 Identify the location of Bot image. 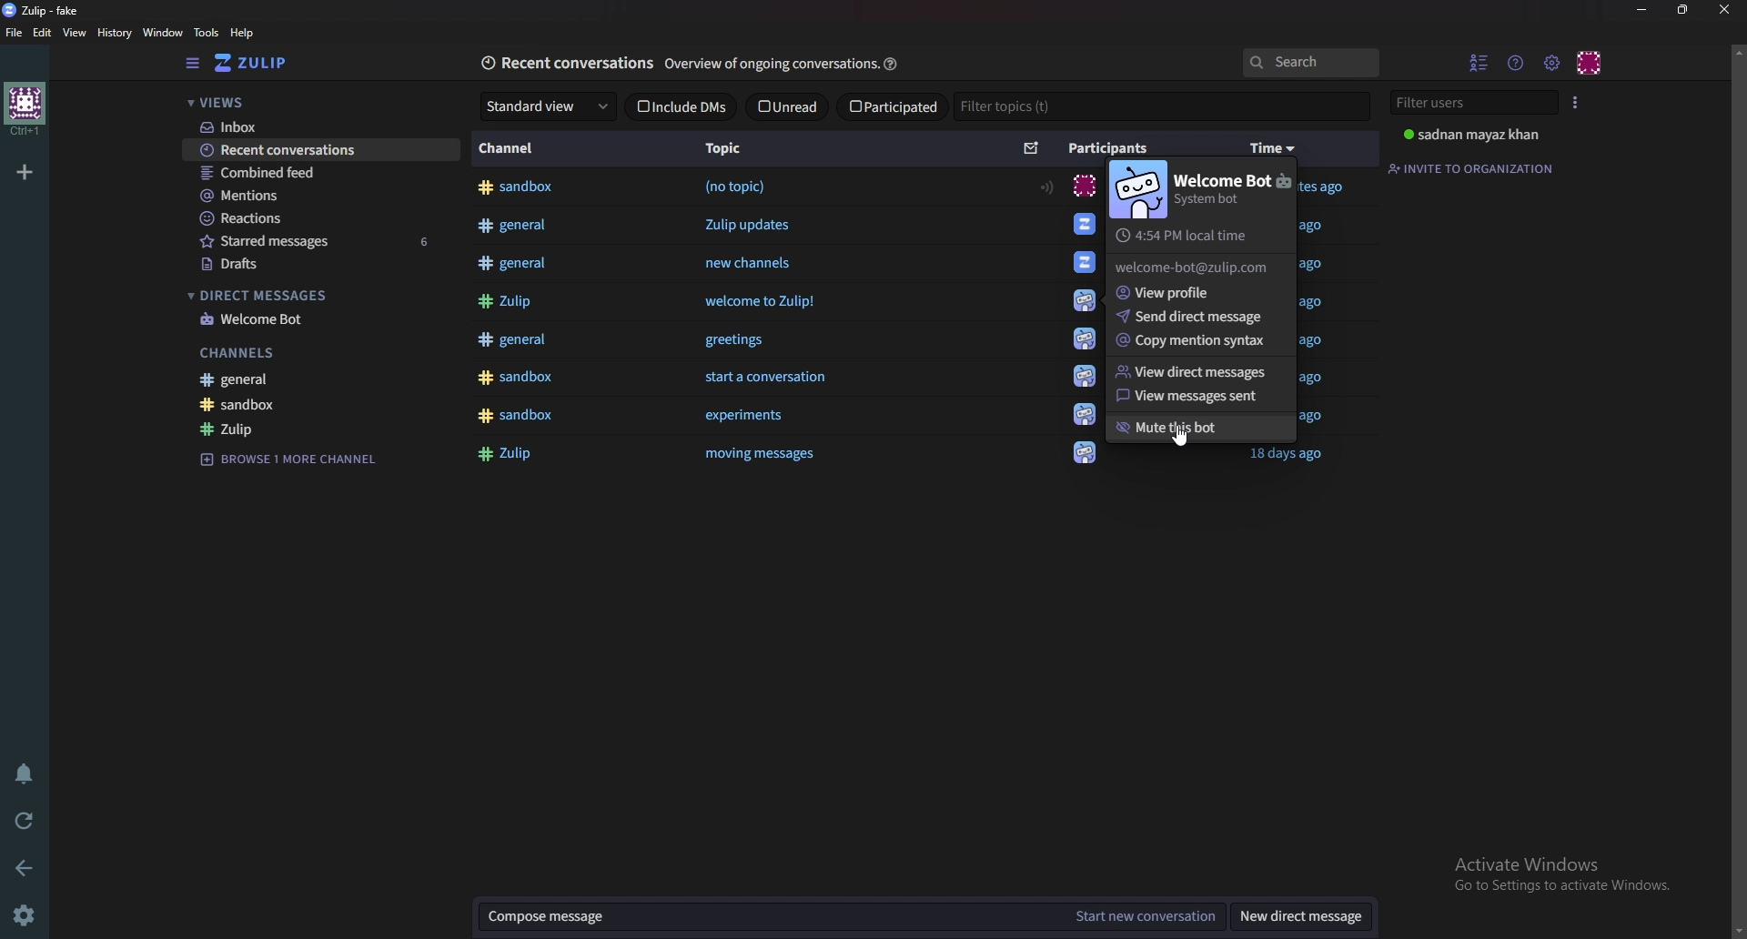
(1136, 189).